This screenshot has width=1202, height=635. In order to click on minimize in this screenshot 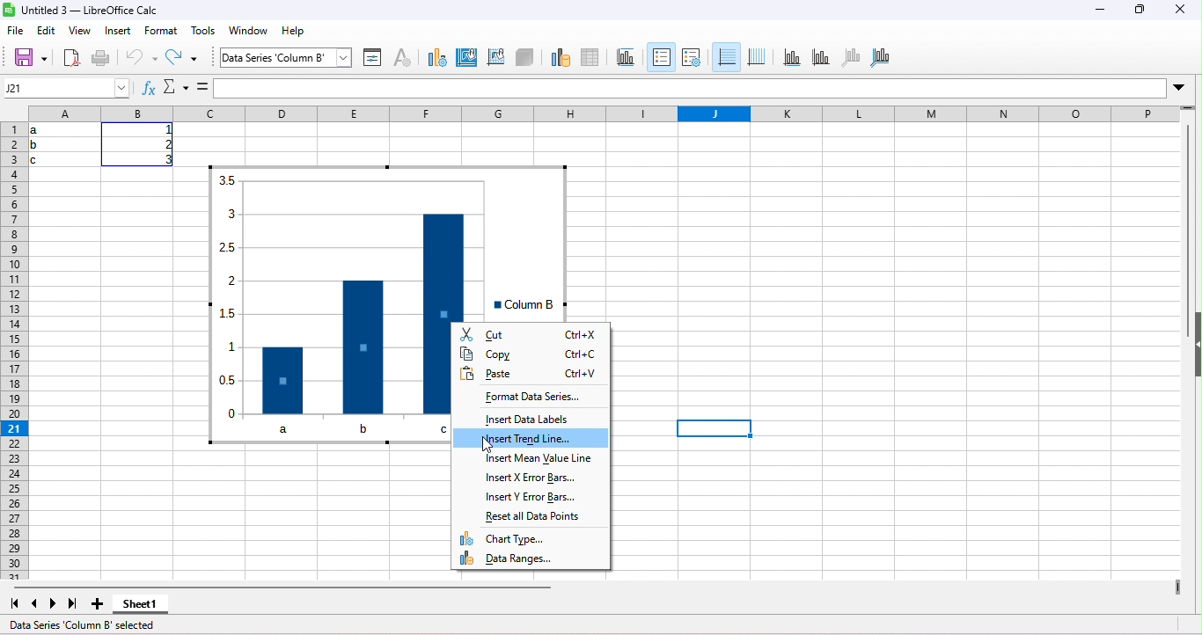, I will do `click(1095, 11)`.